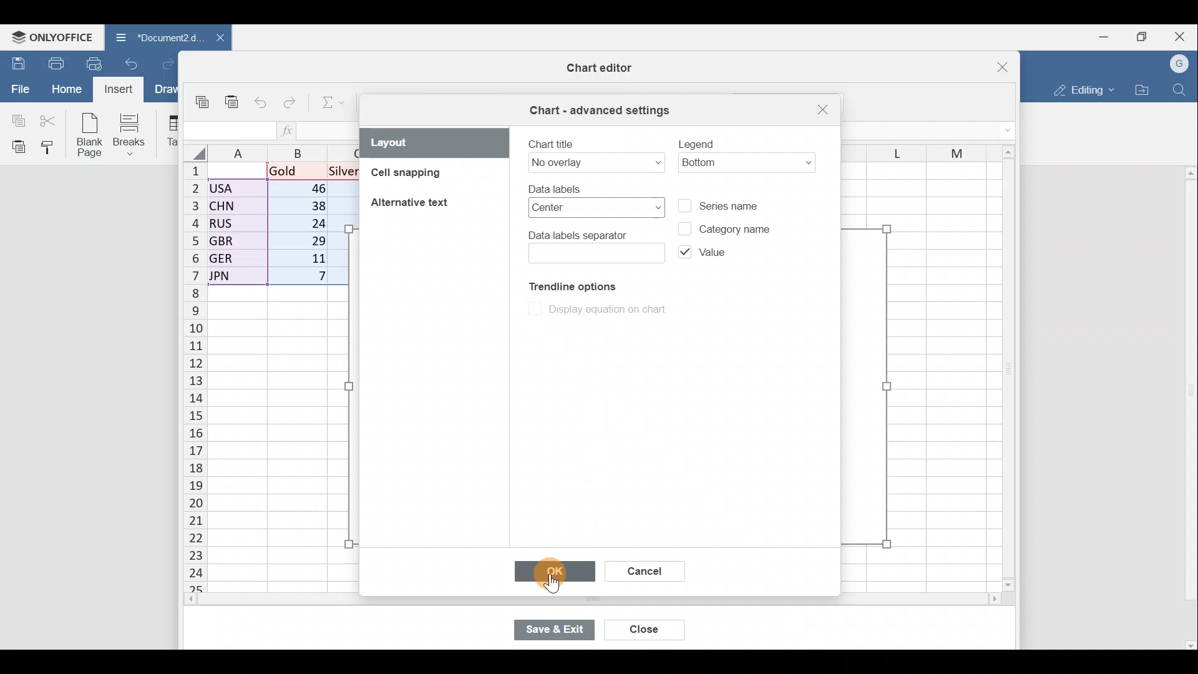 This screenshot has width=1198, height=674. What do you see at coordinates (285, 151) in the screenshot?
I see `Columns` at bounding box center [285, 151].